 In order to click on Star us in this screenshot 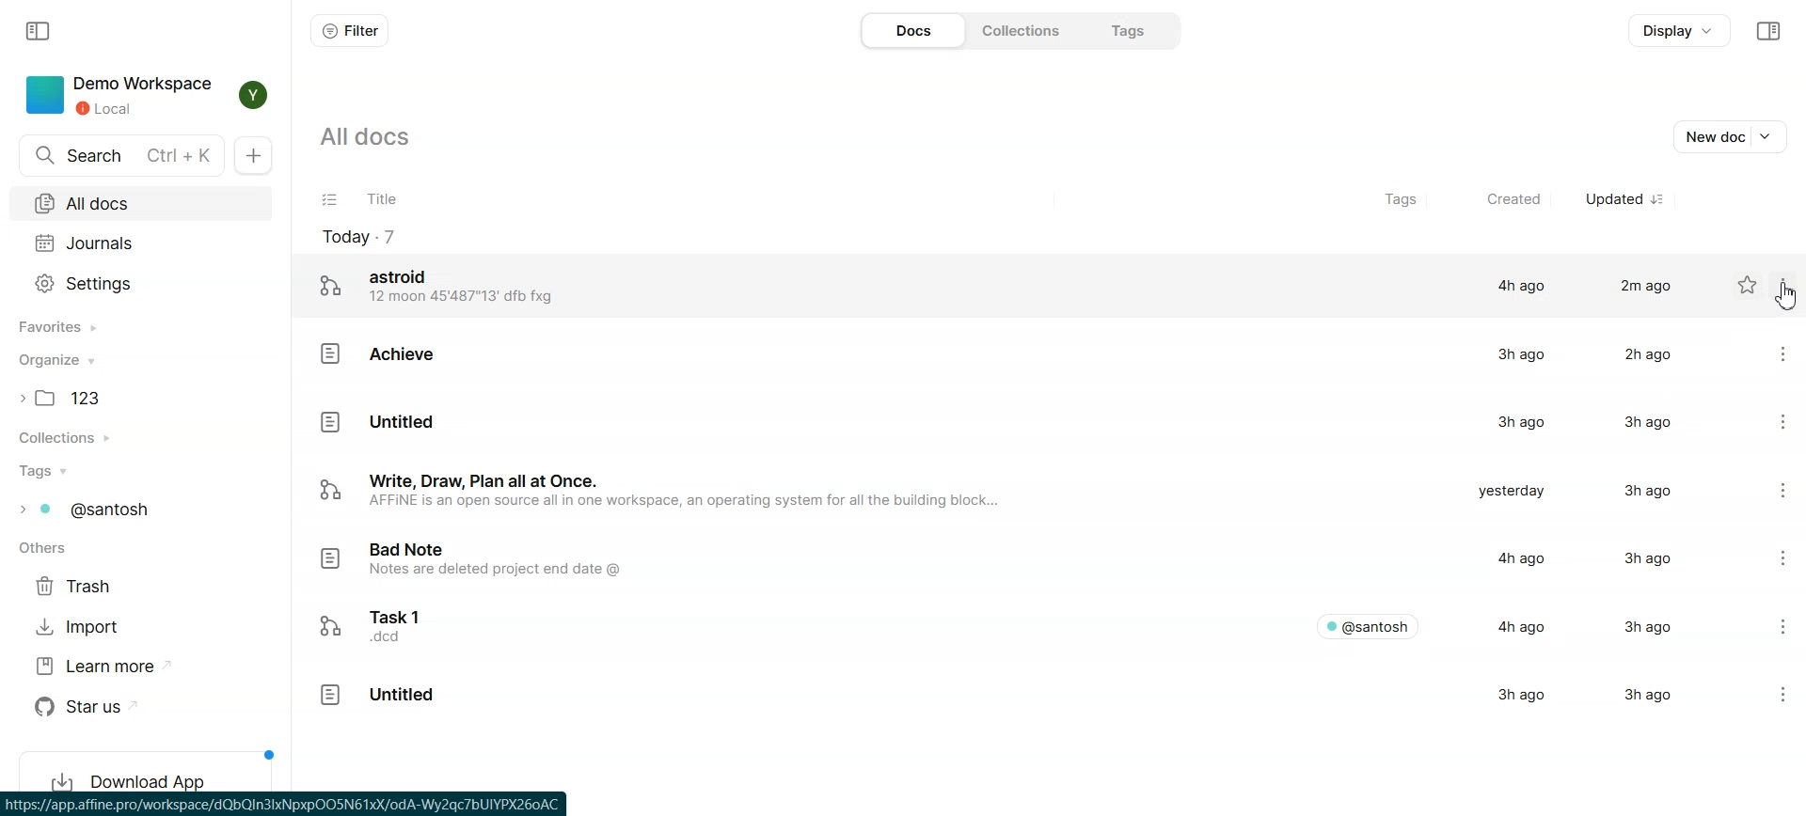, I will do `click(93, 707)`.